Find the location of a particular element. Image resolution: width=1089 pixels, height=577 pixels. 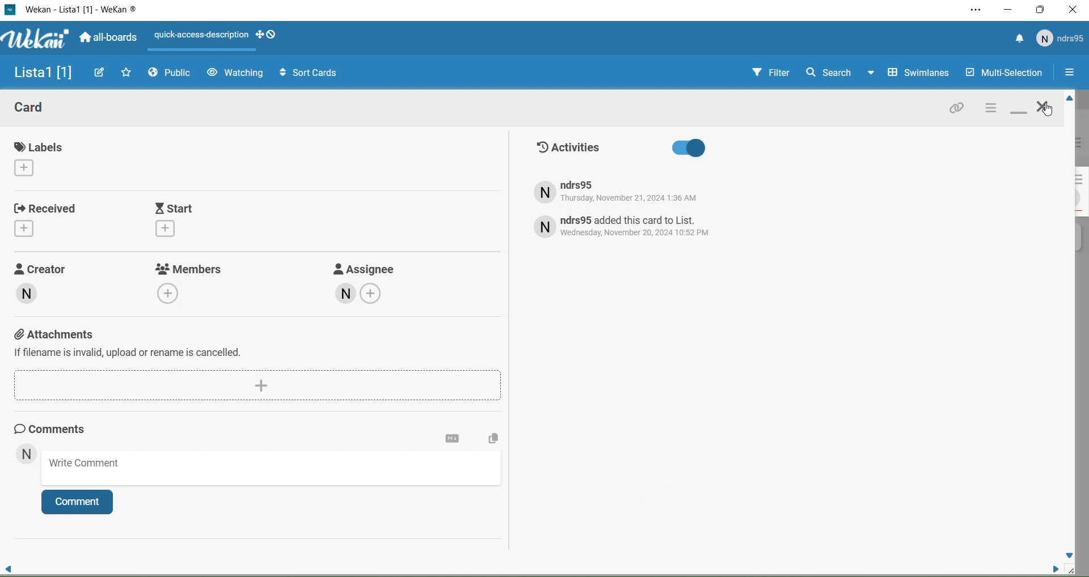

text is located at coordinates (625, 226).